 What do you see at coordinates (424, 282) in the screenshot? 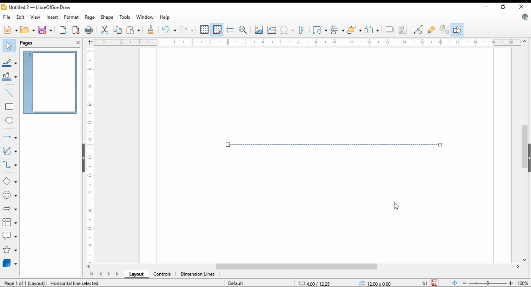
I see `1:1` at bounding box center [424, 282].